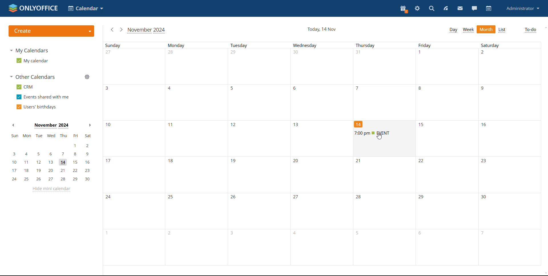 This screenshot has height=276, width=548. I want to click on events shared with me, so click(43, 97).